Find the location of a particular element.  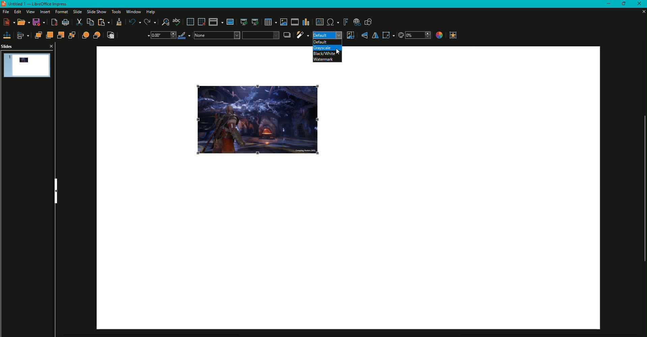

Image Mode is located at coordinates (327, 35).